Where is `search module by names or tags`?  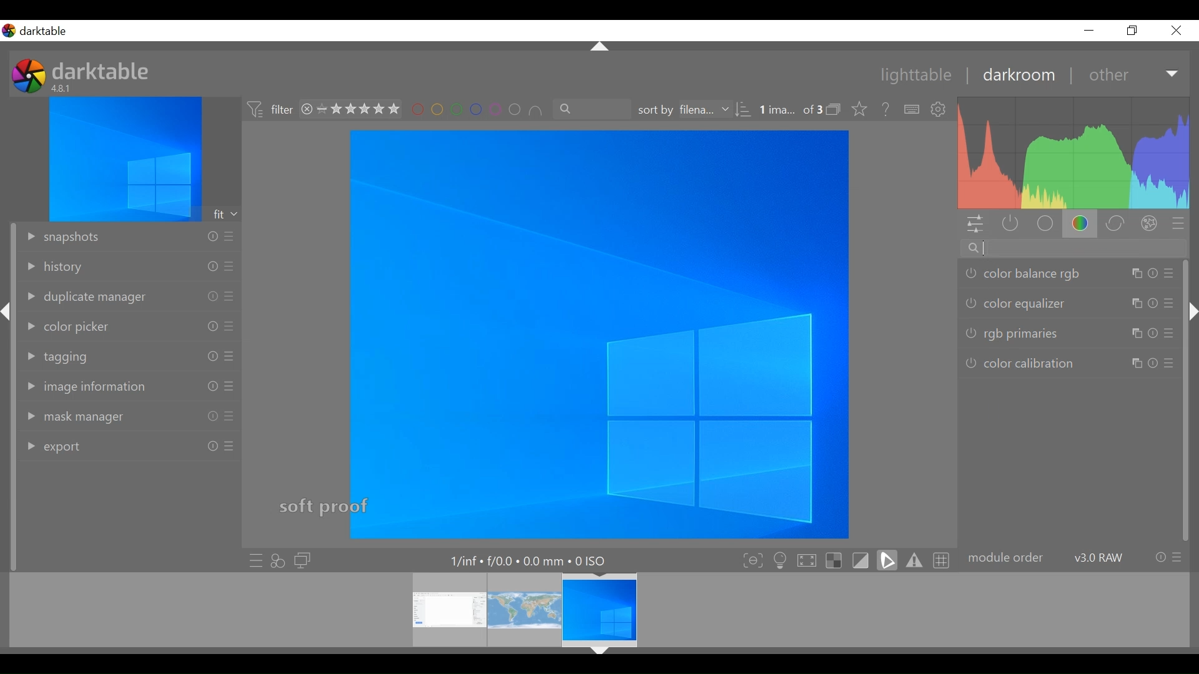 search module by names or tags is located at coordinates (1073, 248).